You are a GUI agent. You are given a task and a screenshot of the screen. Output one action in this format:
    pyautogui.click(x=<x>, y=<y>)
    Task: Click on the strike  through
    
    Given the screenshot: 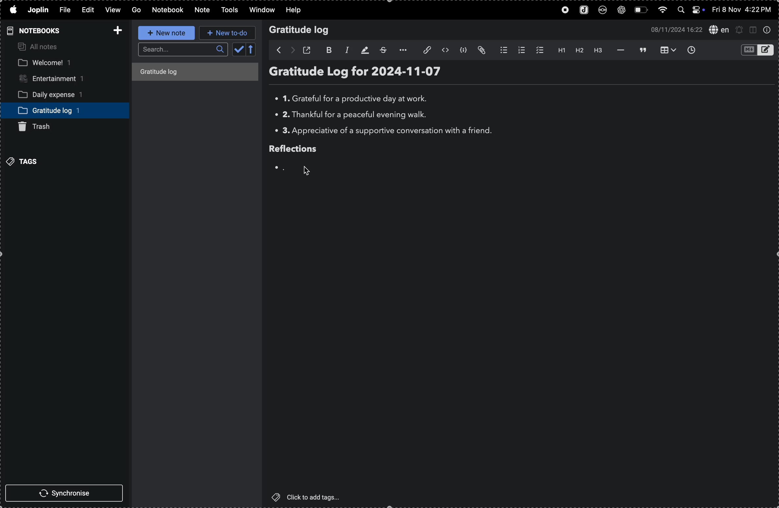 What is the action you would take?
    pyautogui.click(x=385, y=50)
    